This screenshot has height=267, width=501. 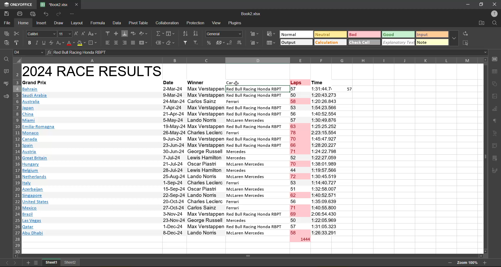 I want to click on align left, so click(x=108, y=43).